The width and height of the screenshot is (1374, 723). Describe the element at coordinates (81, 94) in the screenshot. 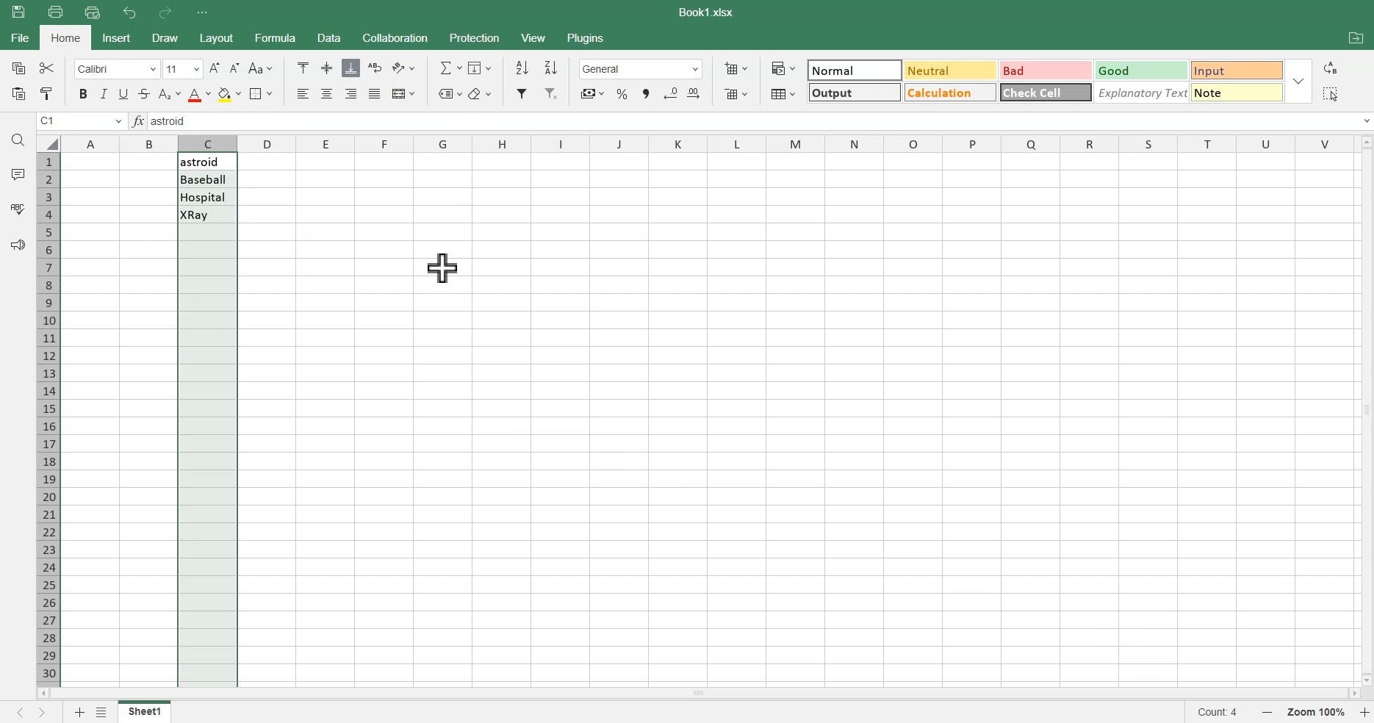

I see `Bold` at that location.